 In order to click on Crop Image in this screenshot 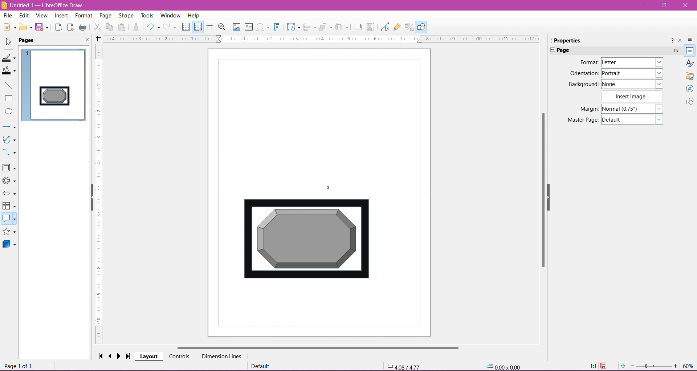, I will do `click(371, 26)`.